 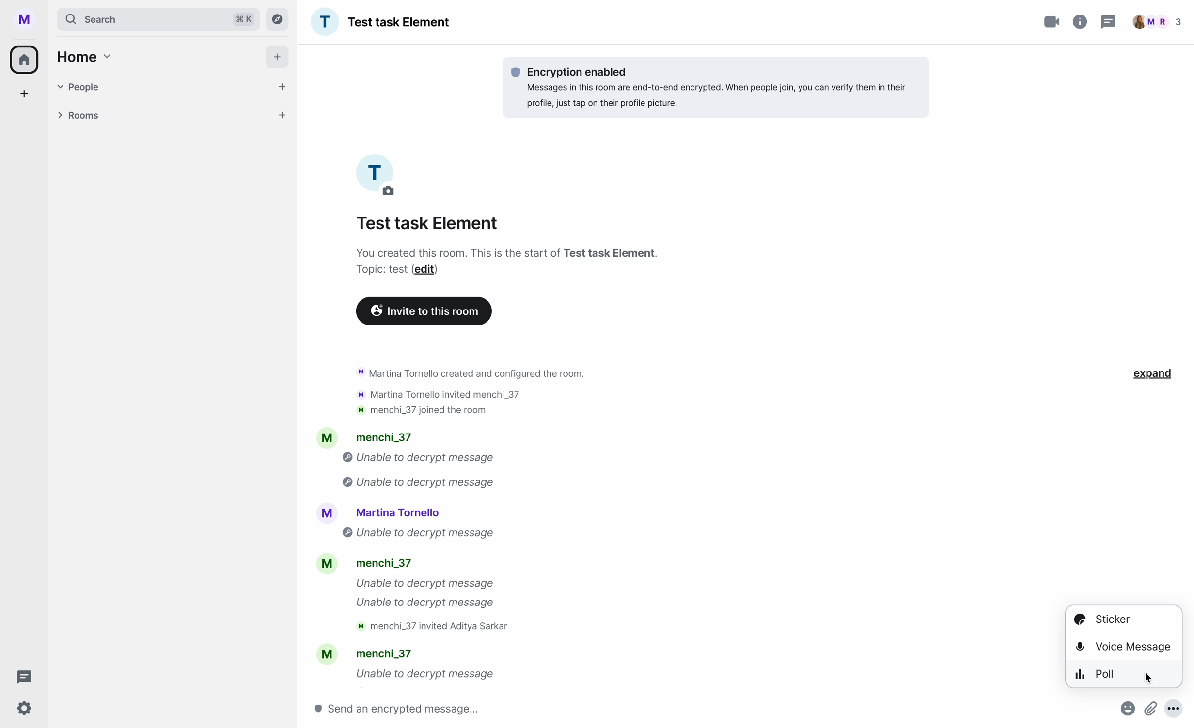 What do you see at coordinates (280, 18) in the screenshot?
I see `explore` at bounding box center [280, 18].